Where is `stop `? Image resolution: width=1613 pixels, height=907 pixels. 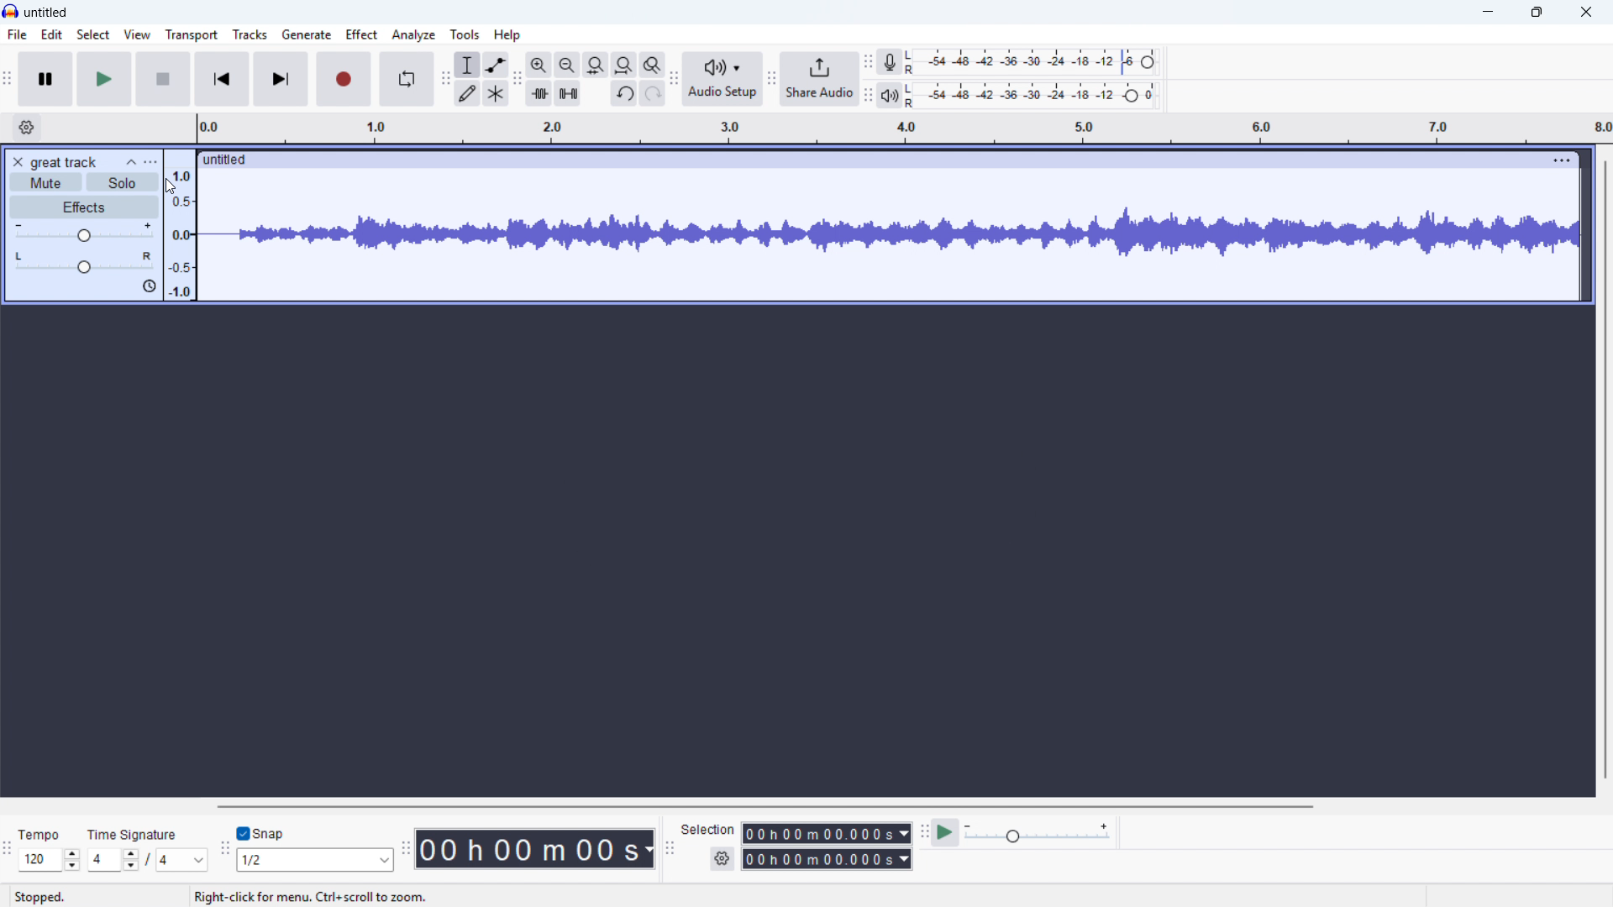
stop  is located at coordinates (163, 80).